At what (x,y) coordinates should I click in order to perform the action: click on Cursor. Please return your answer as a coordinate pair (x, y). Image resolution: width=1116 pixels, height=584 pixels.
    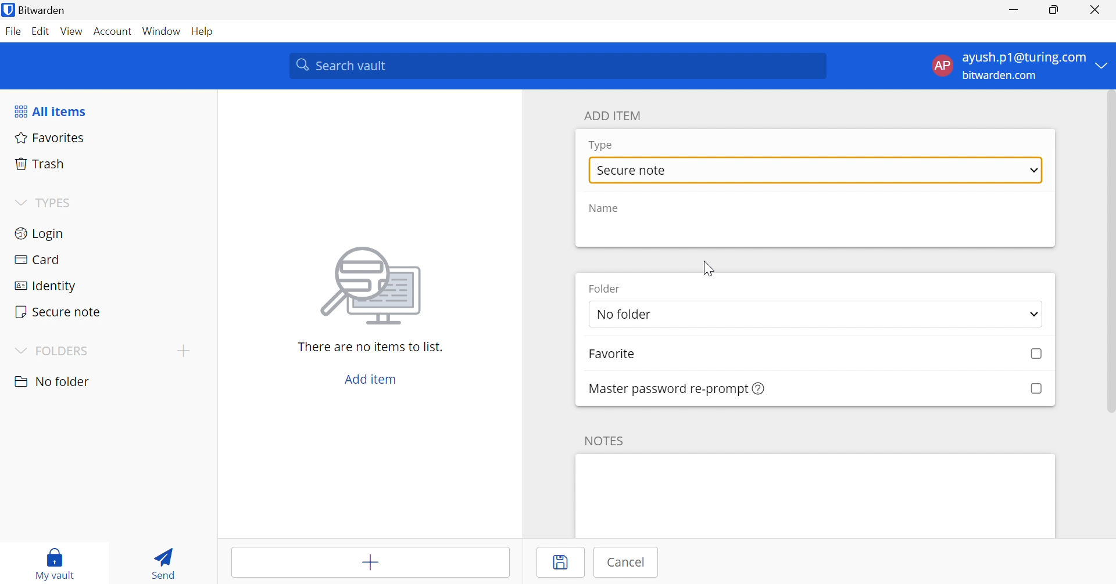
    Looking at the image, I should click on (709, 269).